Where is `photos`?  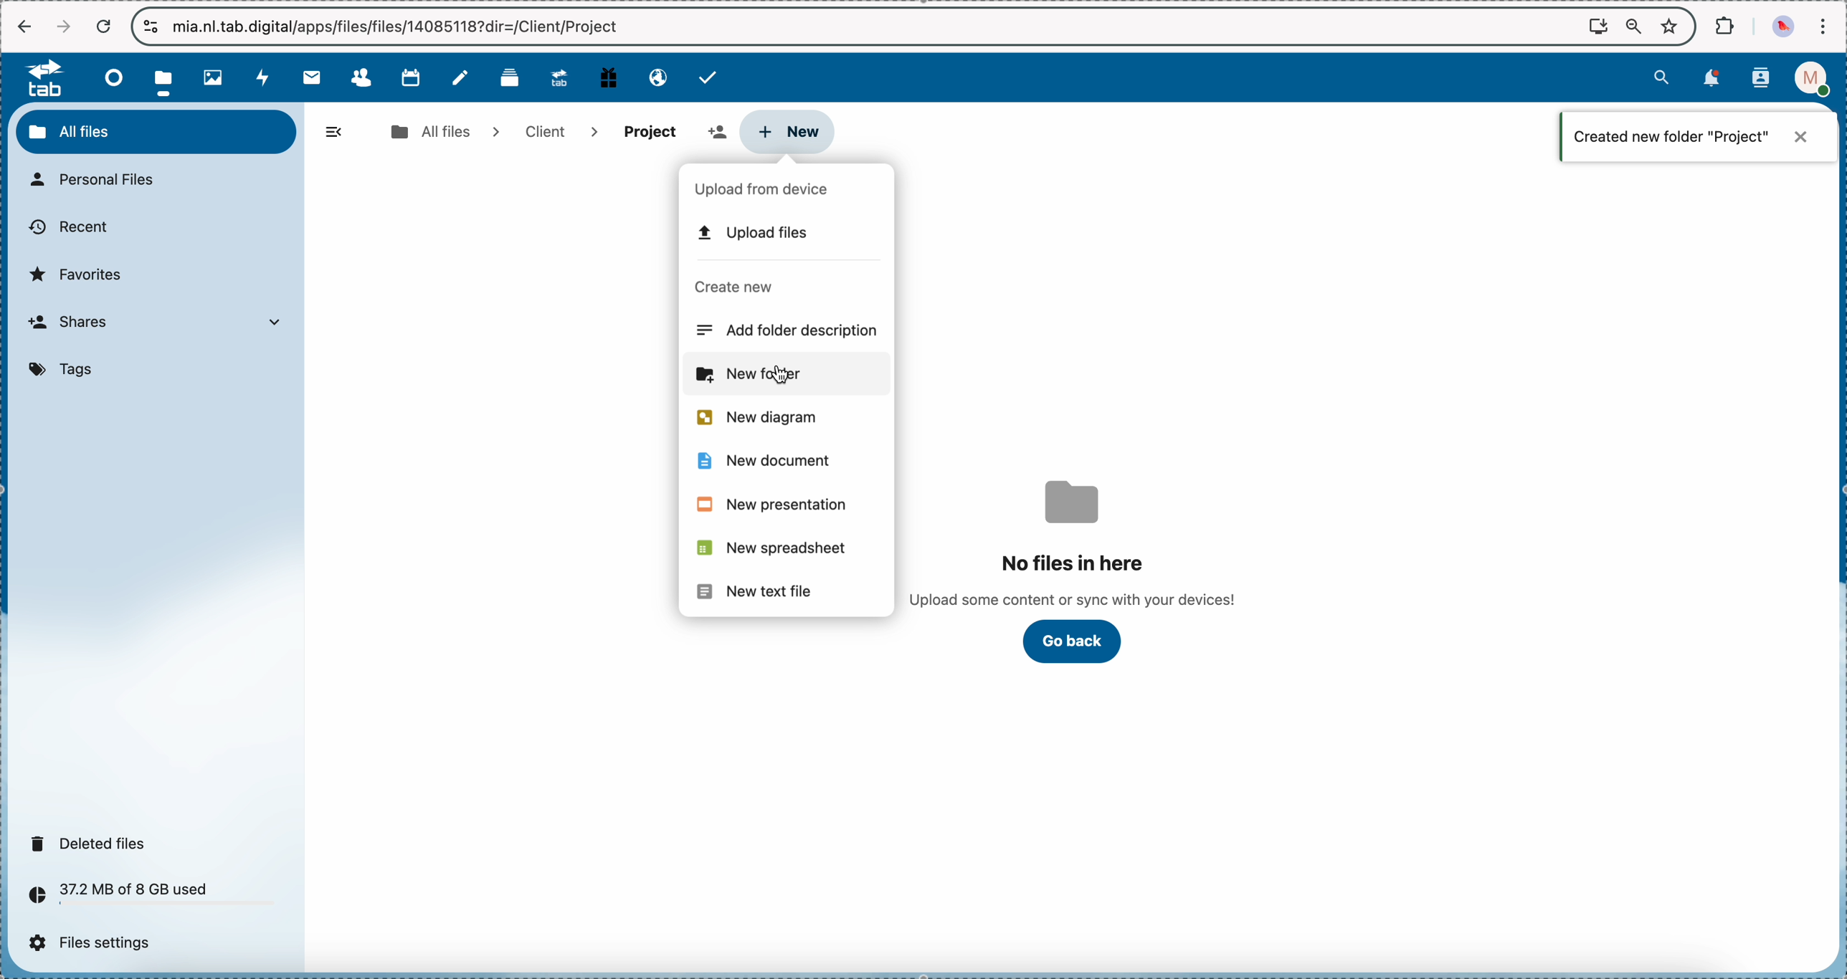
photos is located at coordinates (217, 78).